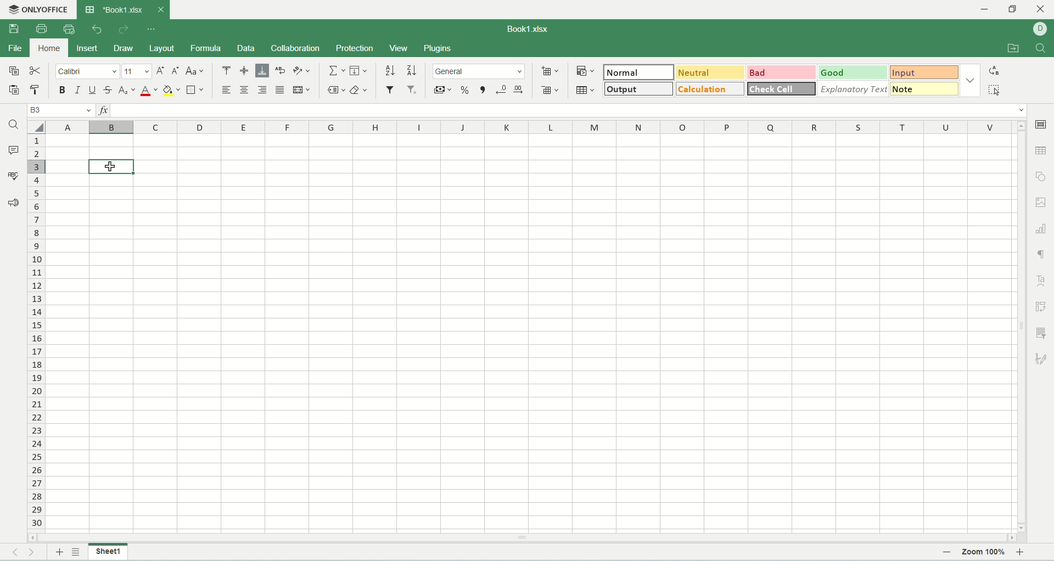 The width and height of the screenshot is (1054, 561). Describe the element at coordinates (782, 88) in the screenshot. I see `check cell` at that location.